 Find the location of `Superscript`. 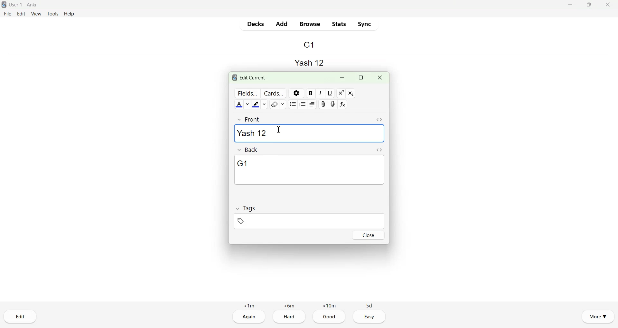

Superscript is located at coordinates (341, 93).